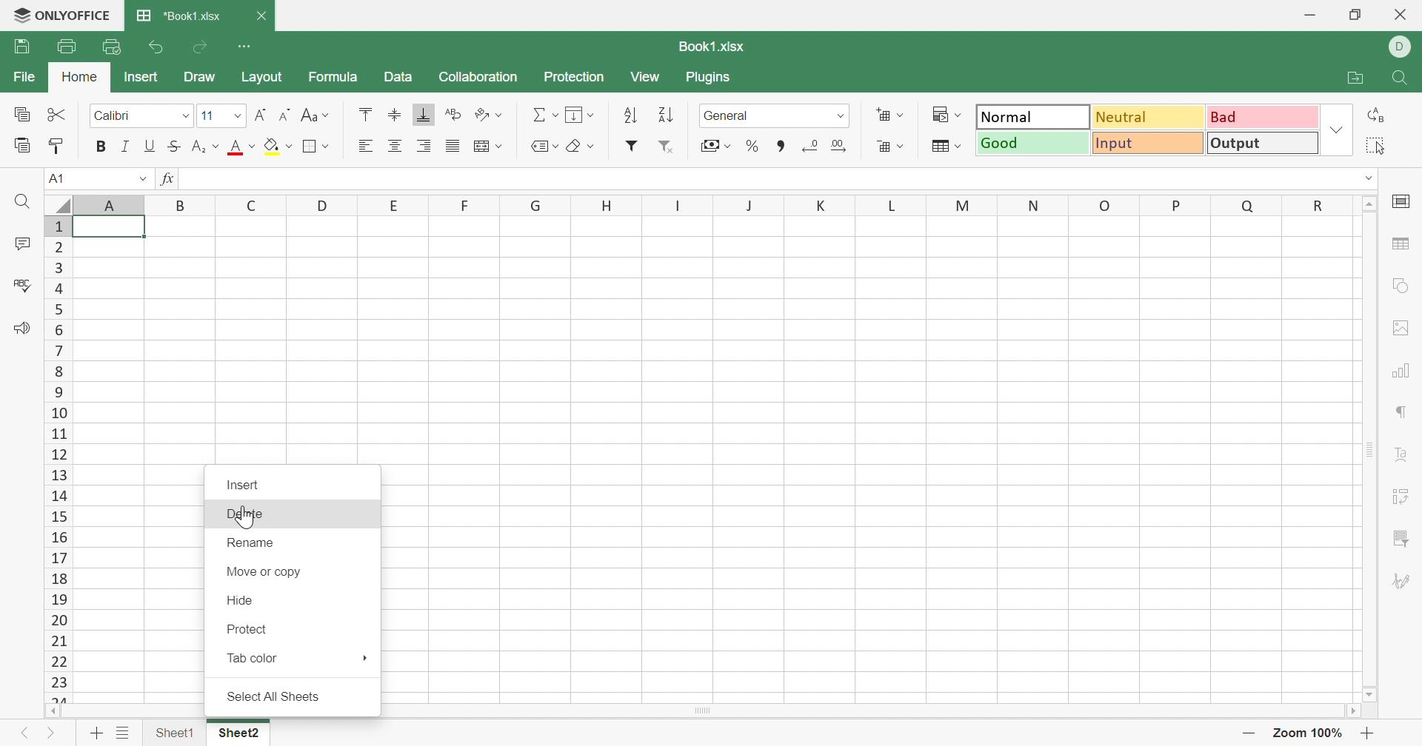 This screenshot has width=1422, height=746. What do you see at coordinates (141, 178) in the screenshot?
I see `Drop Down` at bounding box center [141, 178].